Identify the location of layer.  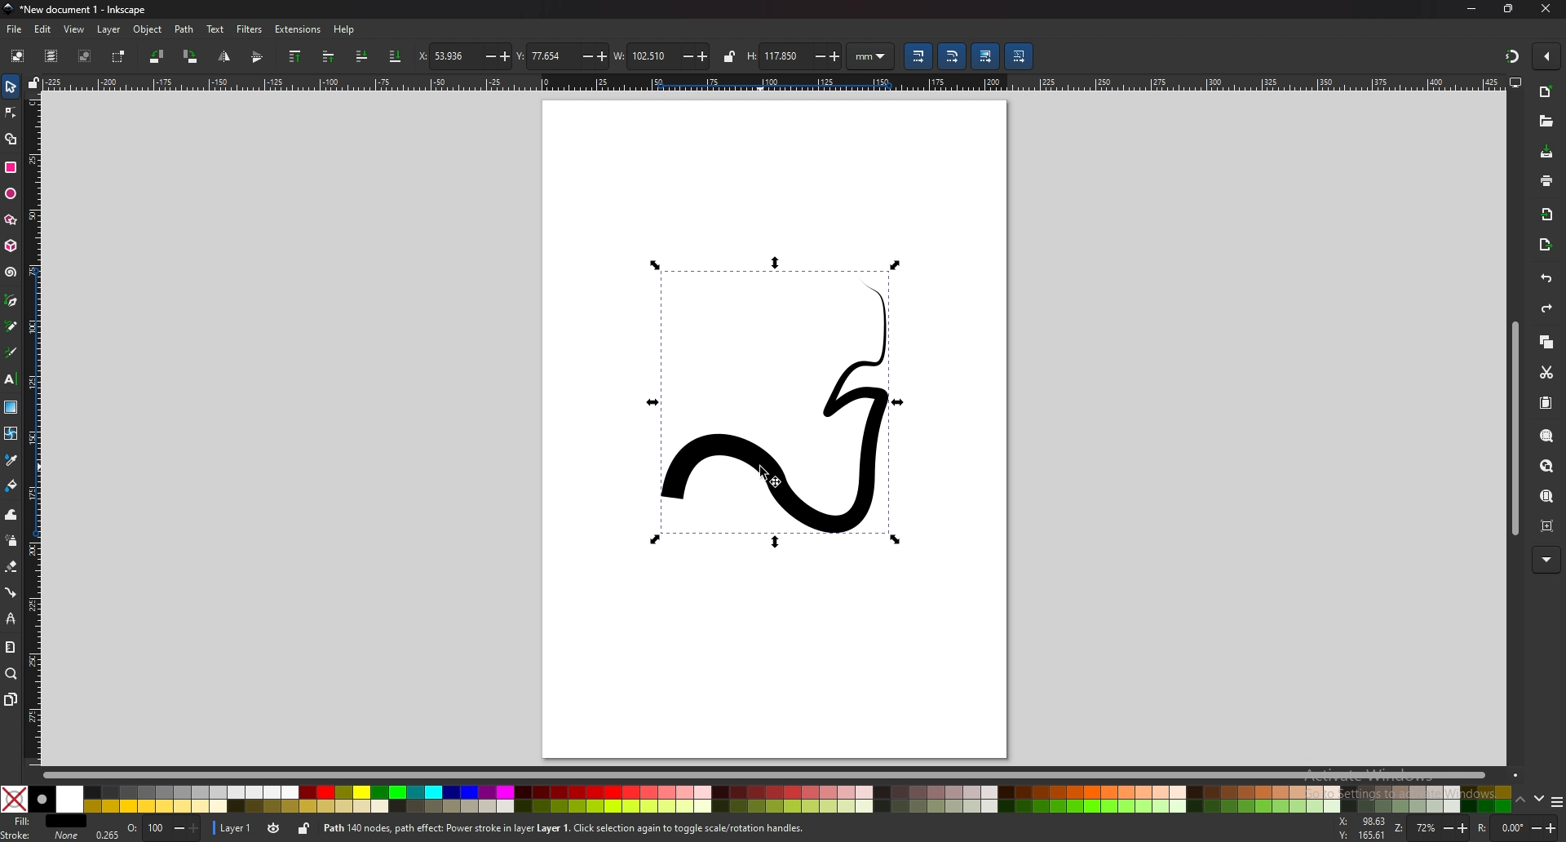
(233, 827).